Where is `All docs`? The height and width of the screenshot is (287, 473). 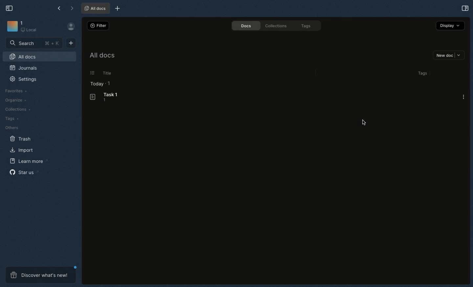
All docs is located at coordinates (96, 9).